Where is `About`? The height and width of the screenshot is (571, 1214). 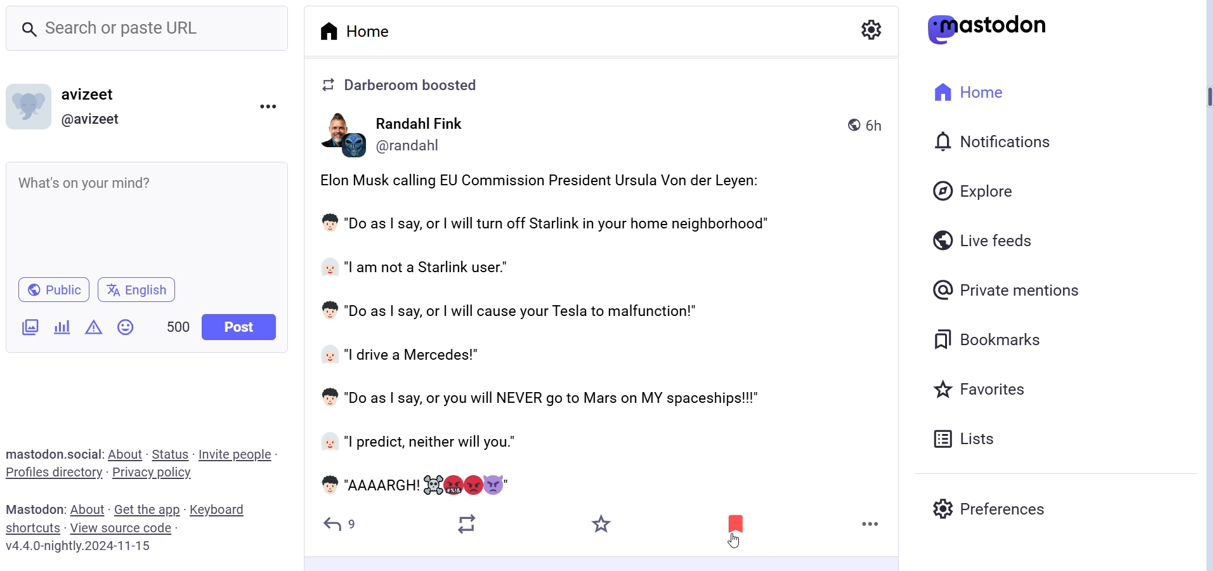
About is located at coordinates (125, 454).